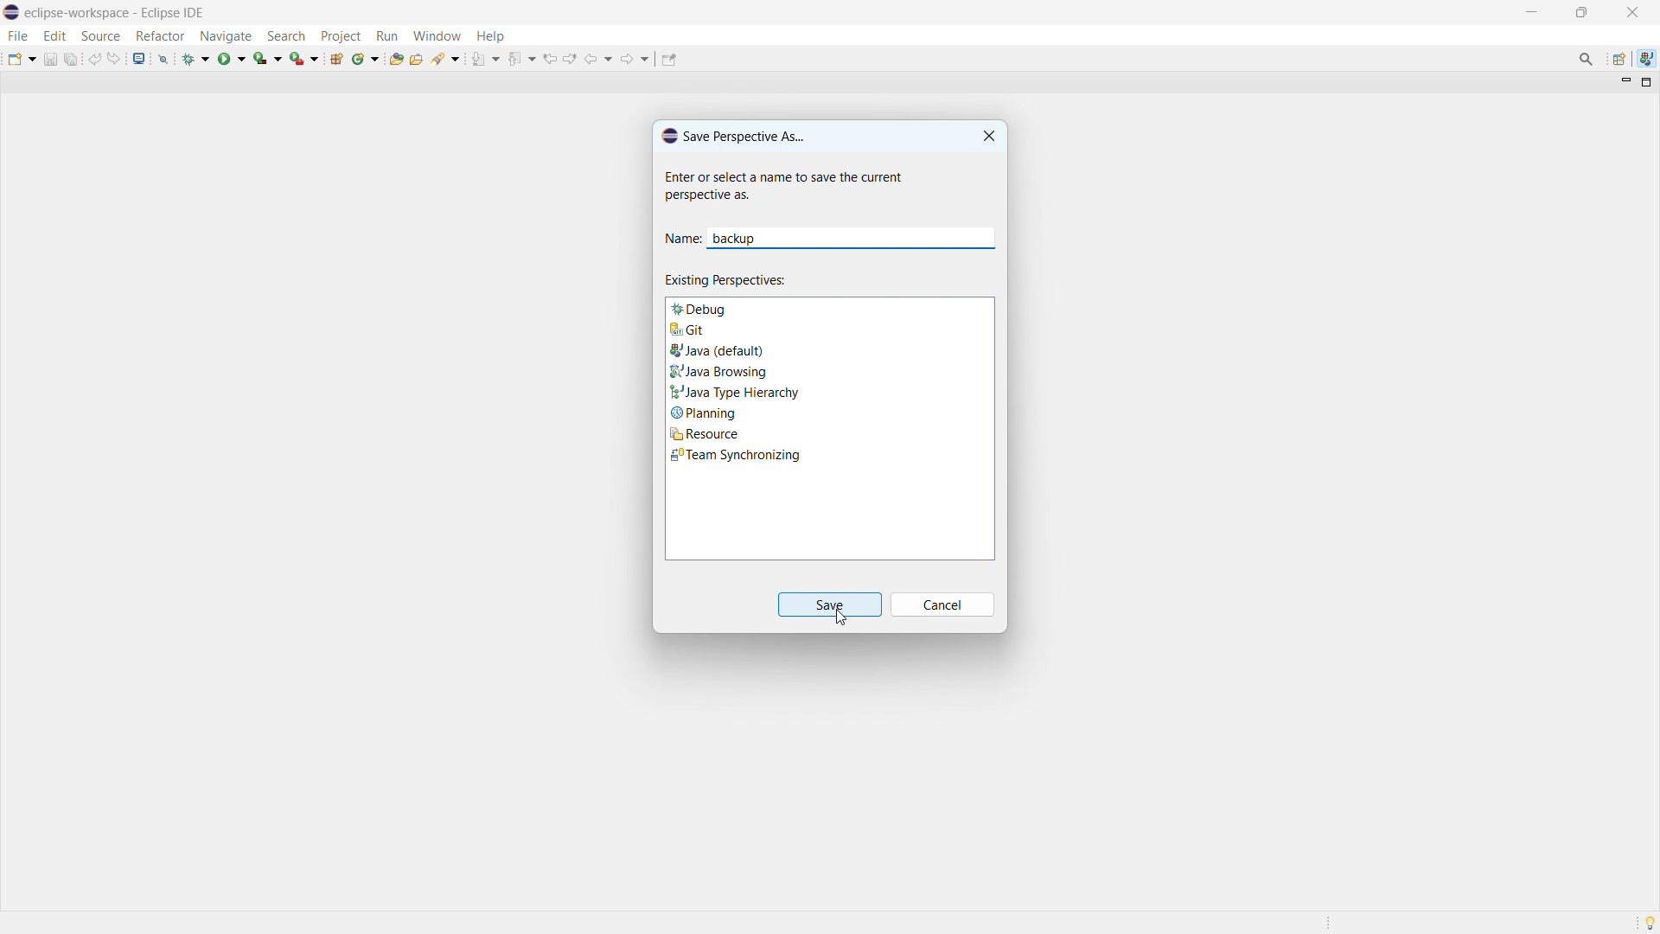  Describe the element at coordinates (829, 433) in the screenshot. I see `Resource` at that location.